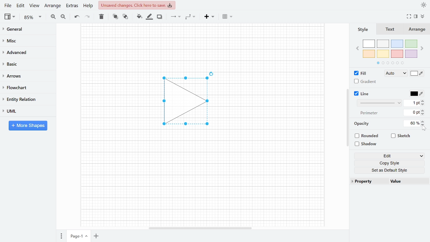 This screenshot has height=242, width=430. I want to click on red, so click(397, 54).